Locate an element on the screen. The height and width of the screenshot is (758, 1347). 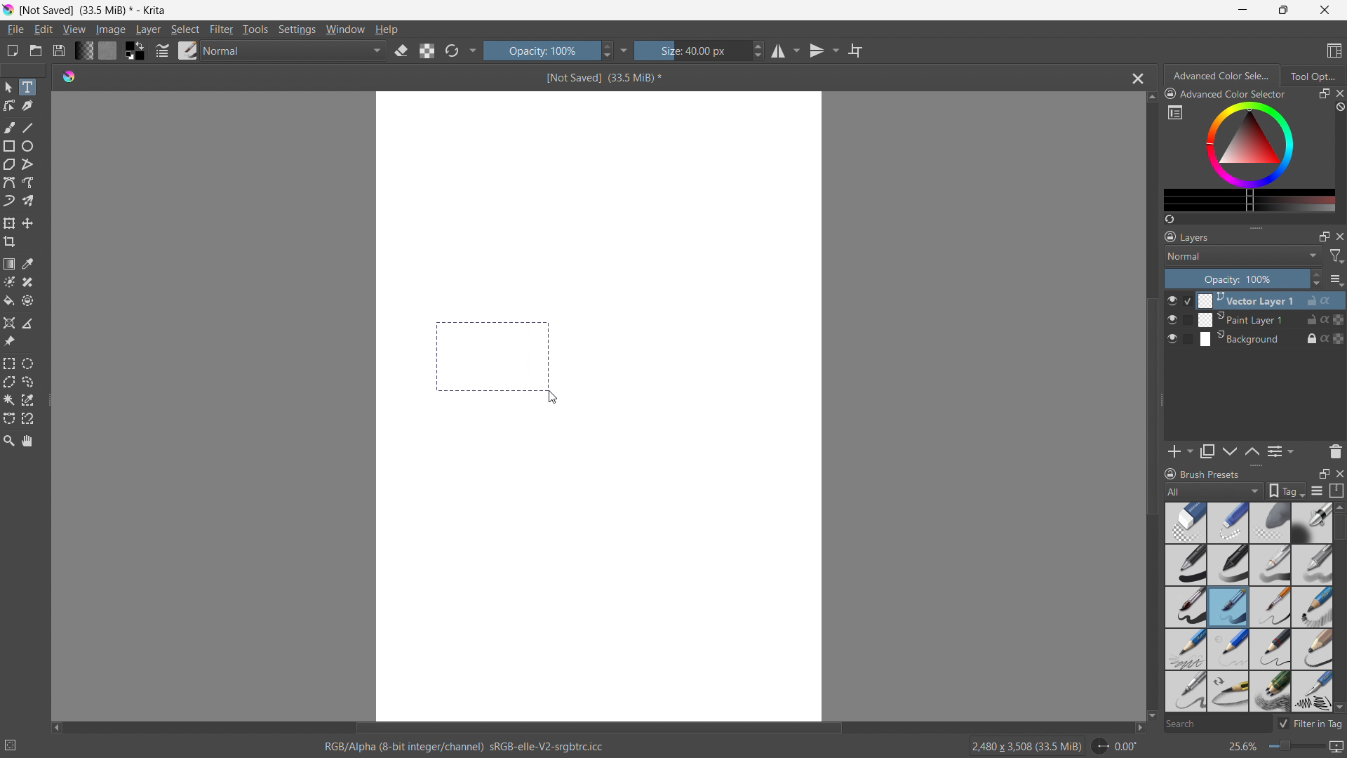
zoom tool  is located at coordinates (8, 439).